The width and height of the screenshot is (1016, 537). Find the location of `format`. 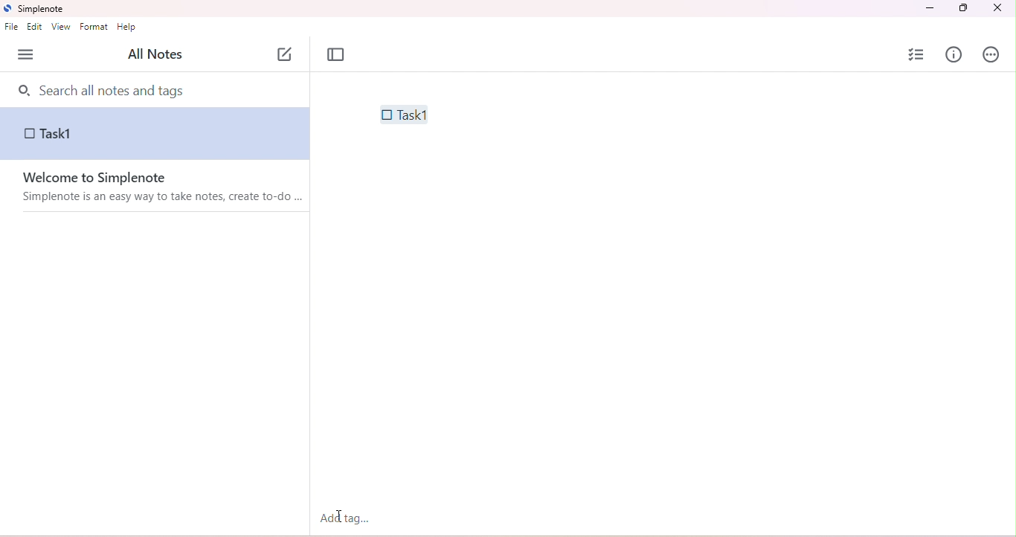

format is located at coordinates (96, 28).